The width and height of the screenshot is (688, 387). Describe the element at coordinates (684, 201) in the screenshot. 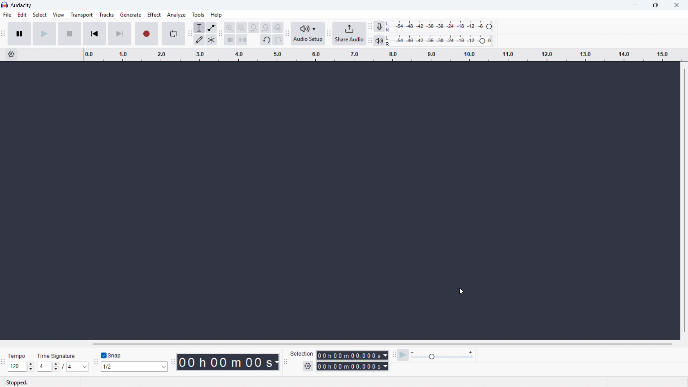

I see `vertical scrollbar` at that location.